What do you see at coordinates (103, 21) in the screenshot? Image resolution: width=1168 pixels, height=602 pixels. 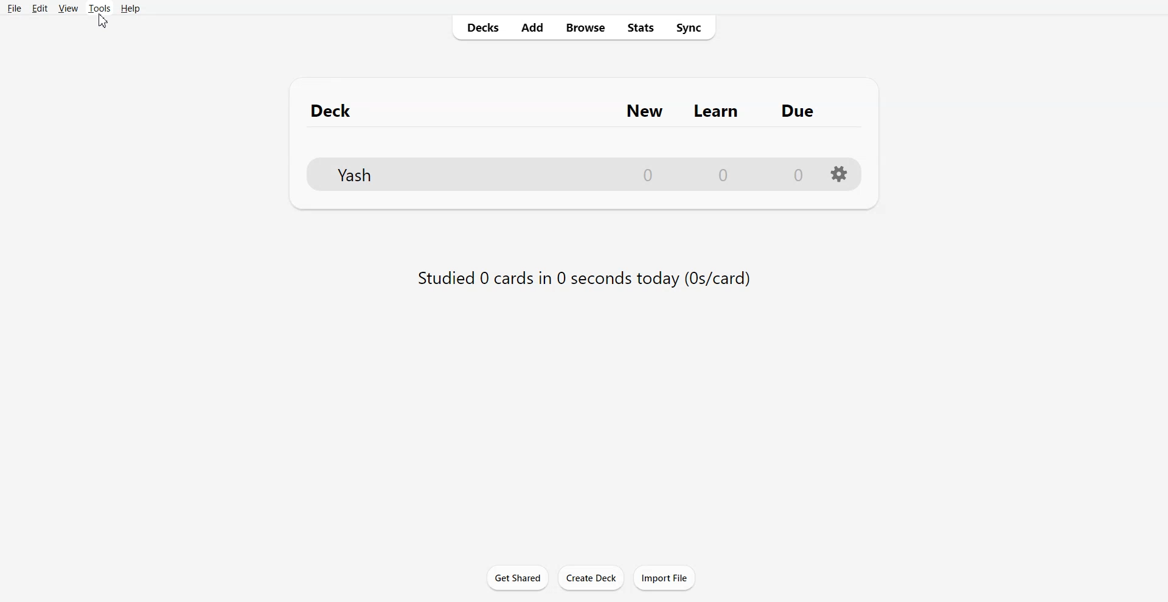 I see `cursor` at bounding box center [103, 21].